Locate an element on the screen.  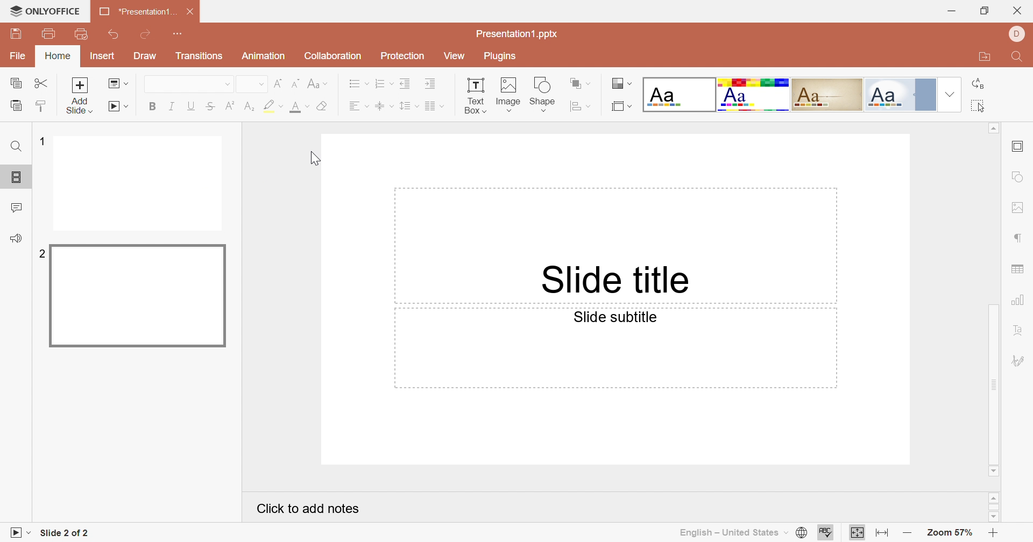
Presentation1.pptx is located at coordinates (518, 34).